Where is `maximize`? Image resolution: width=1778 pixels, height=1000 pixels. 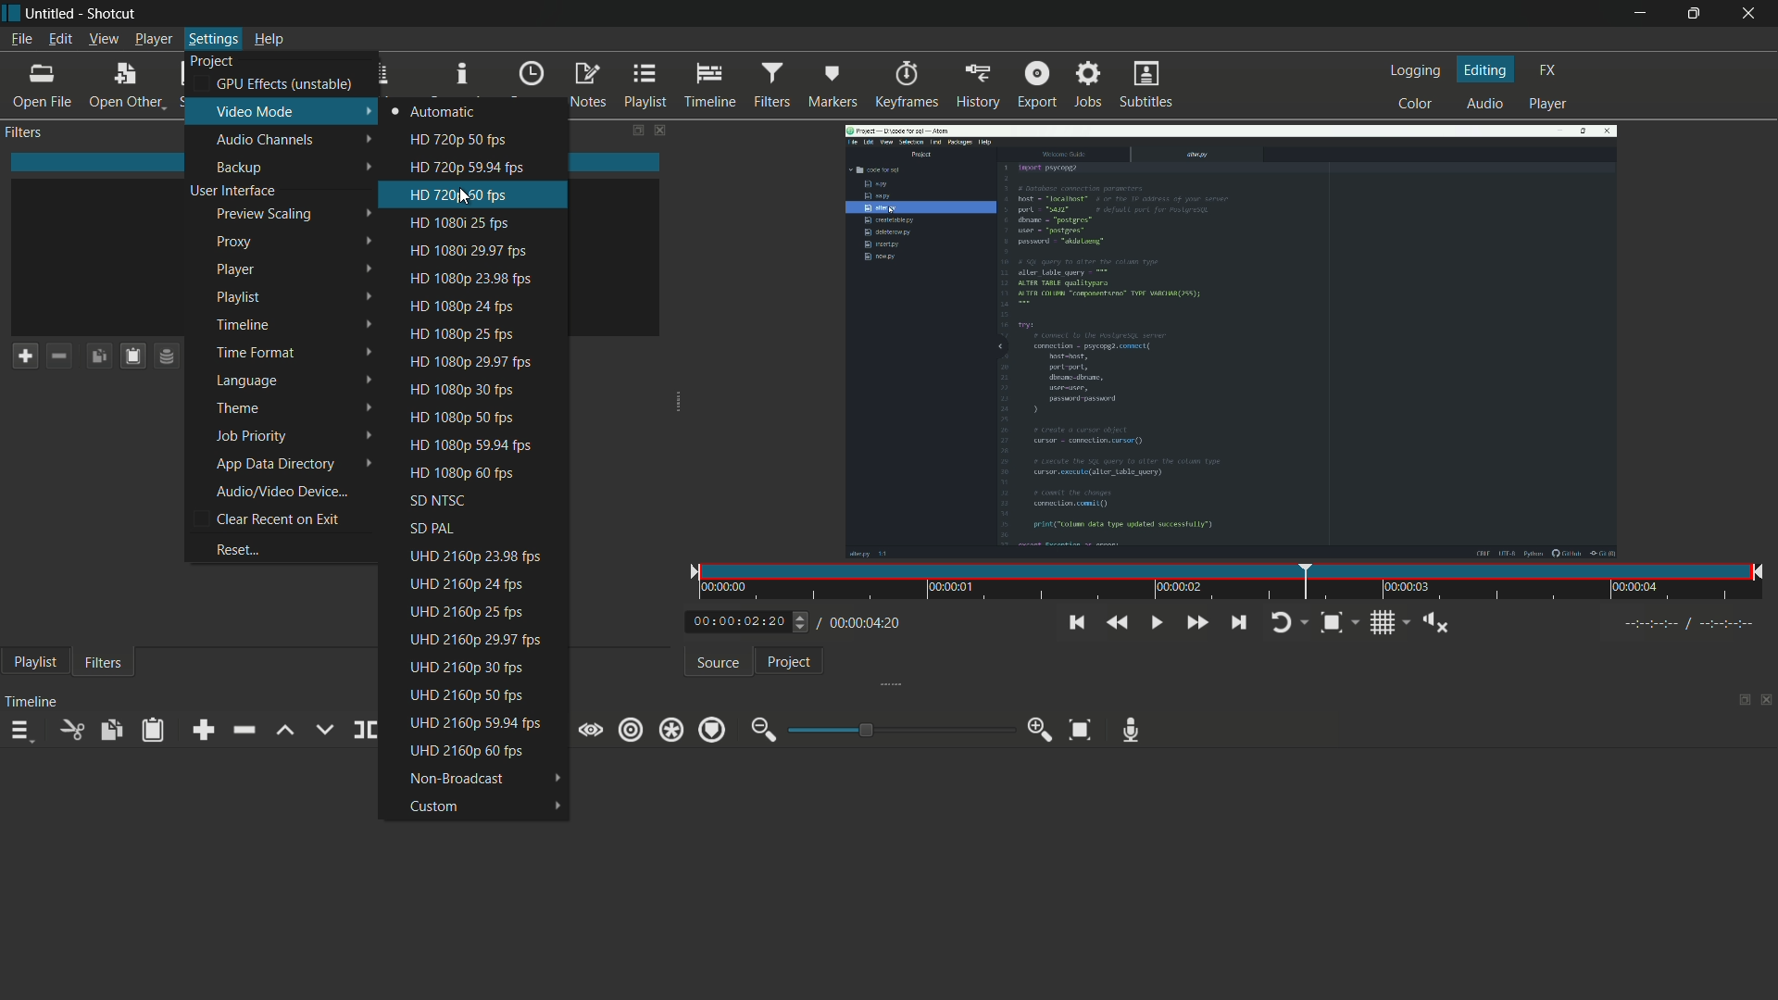 maximize is located at coordinates (1694, 14).